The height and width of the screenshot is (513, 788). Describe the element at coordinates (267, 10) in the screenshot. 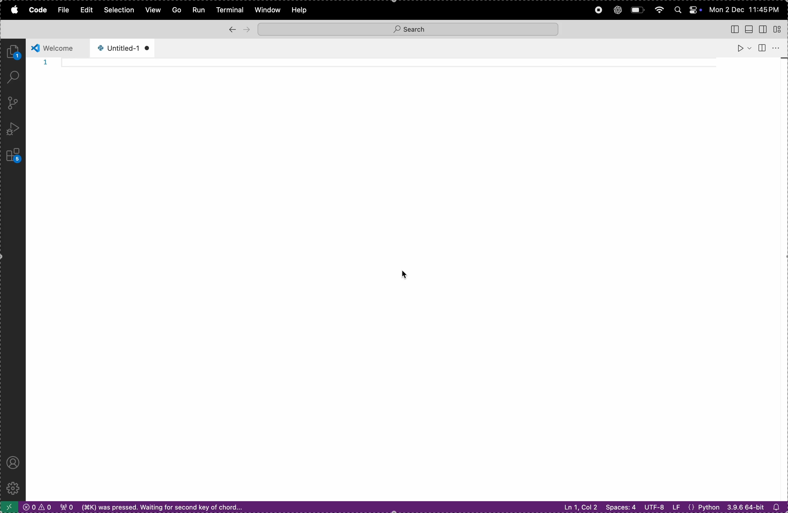

I see `window` at that location.